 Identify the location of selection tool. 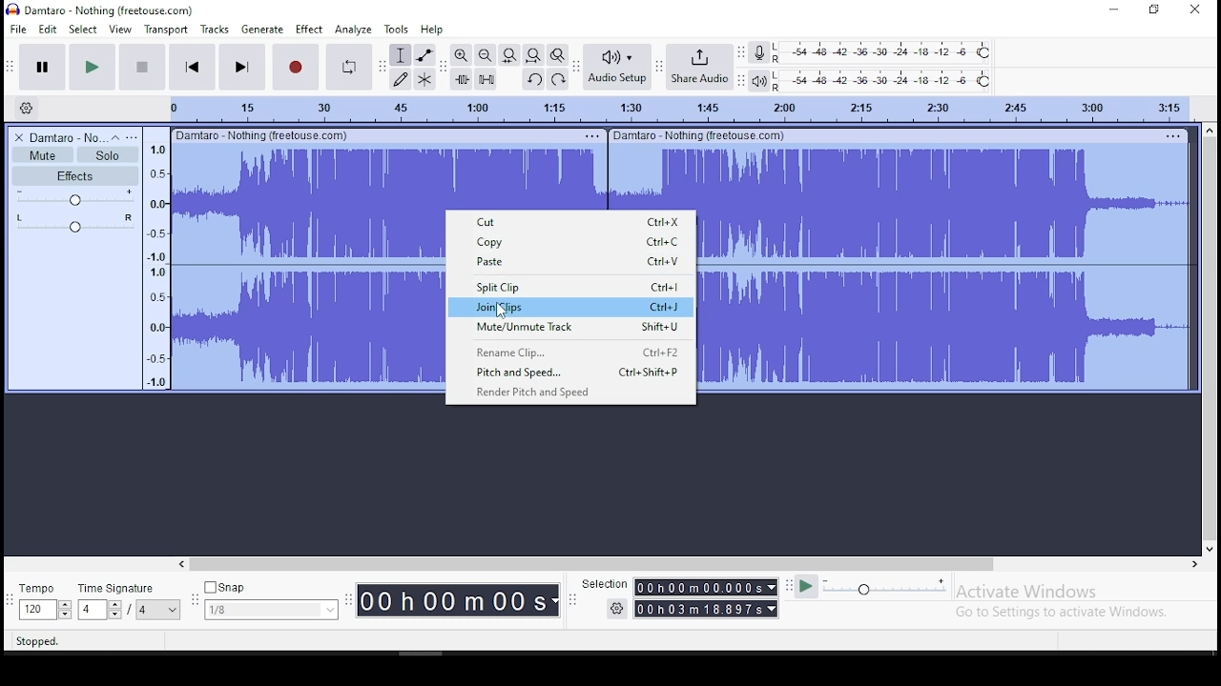
(400, 55).